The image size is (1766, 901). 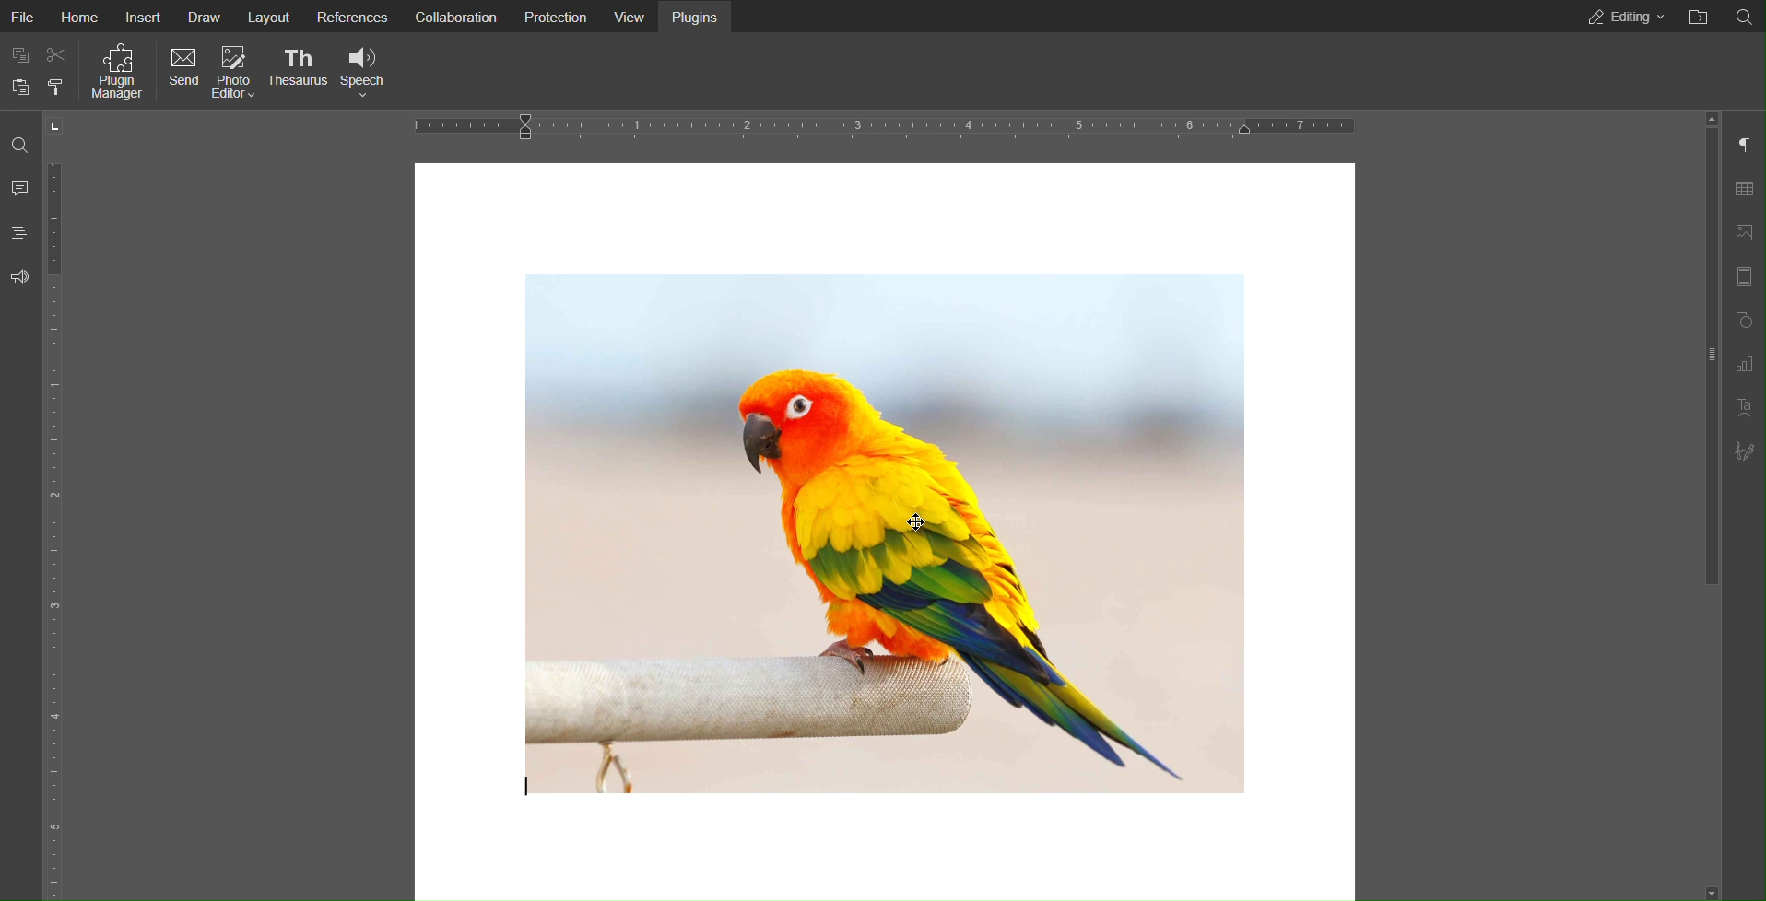 What do you see at coordinates (18, 53) in the screenshot?
I see `Copy` at bounding box center [18, 53].